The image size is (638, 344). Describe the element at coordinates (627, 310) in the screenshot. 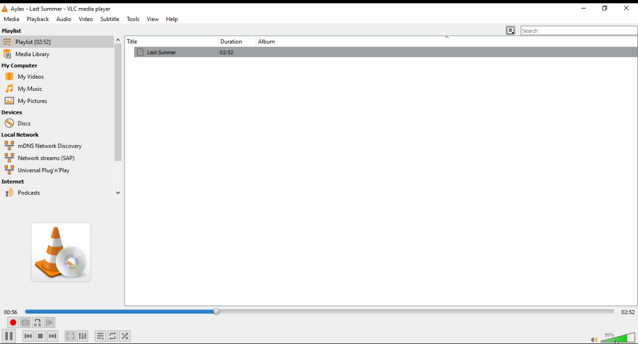

I see `02:52` at that location.